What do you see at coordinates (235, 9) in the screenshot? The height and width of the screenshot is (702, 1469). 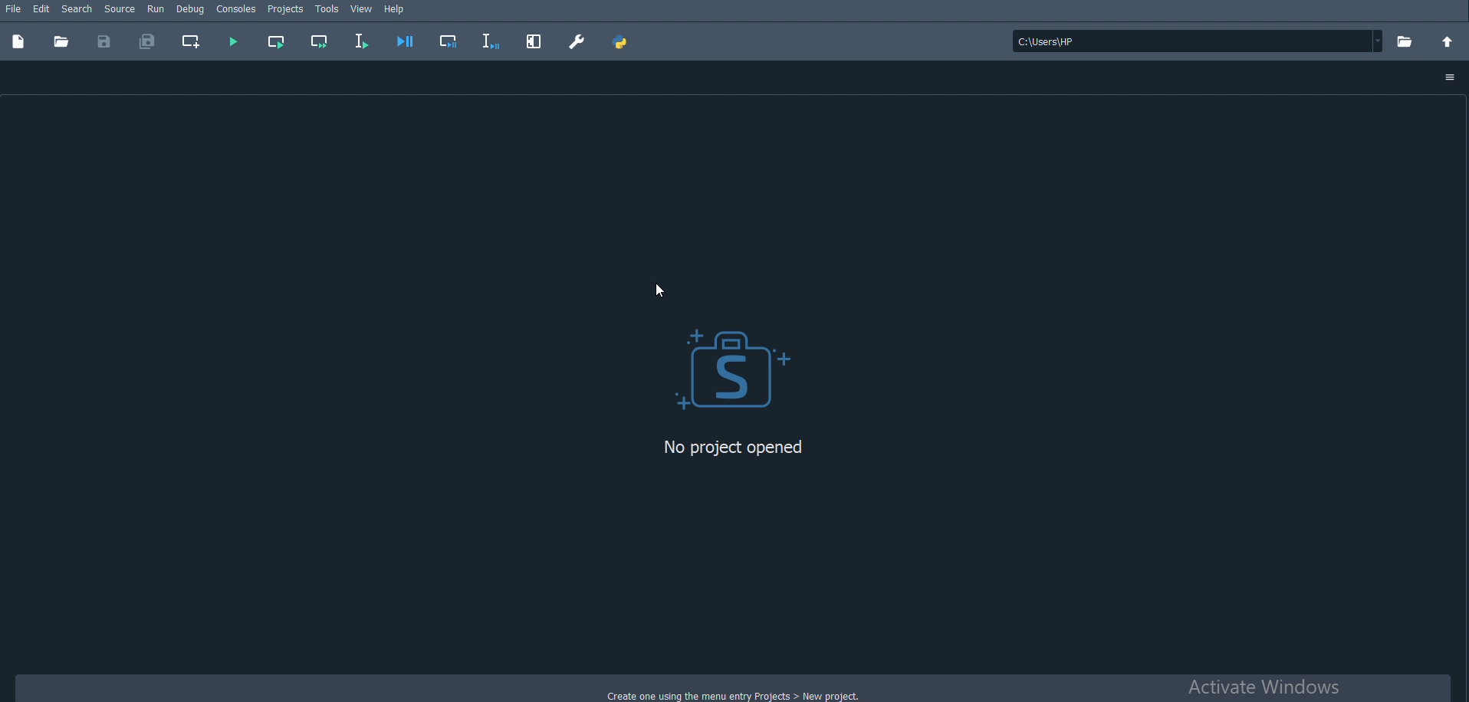 I see `Consoles` at bounding box center [235, 9].